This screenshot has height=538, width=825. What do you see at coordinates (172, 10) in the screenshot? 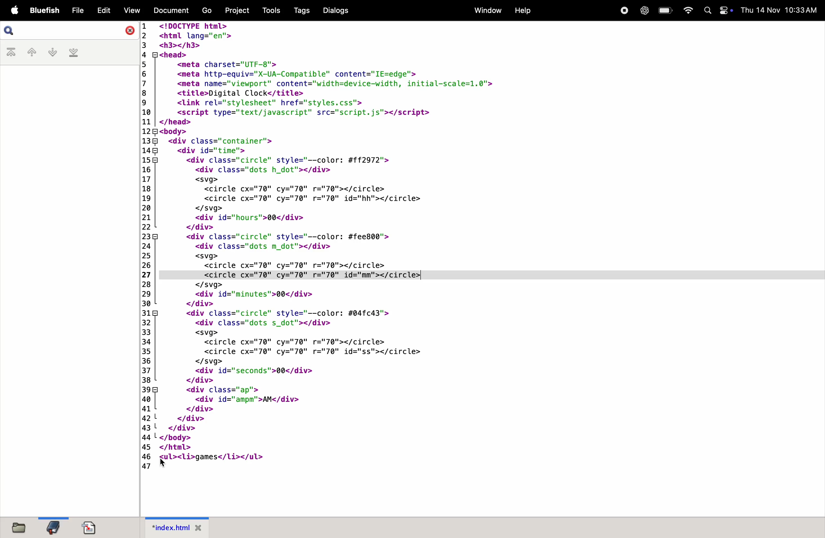
I see `Document` at bounding box center [172, 10].